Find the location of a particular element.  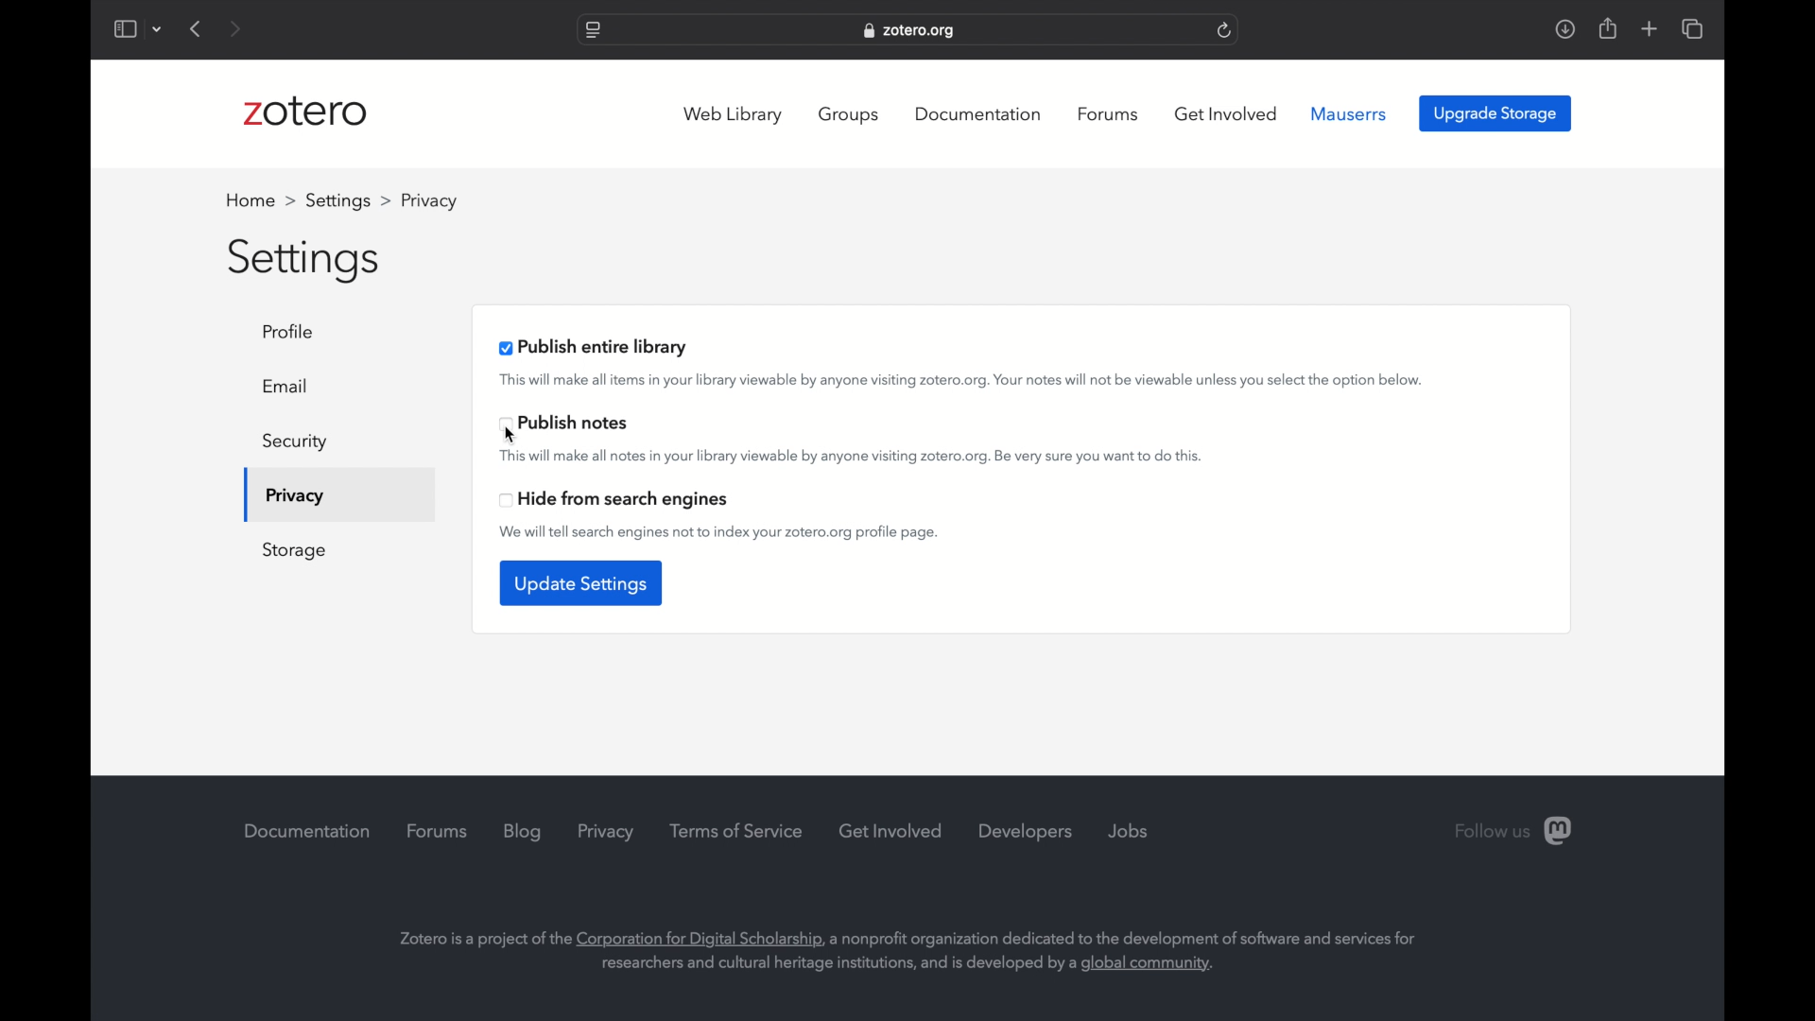

this will make all items in your library viewable is located at coordinates (963, 381).